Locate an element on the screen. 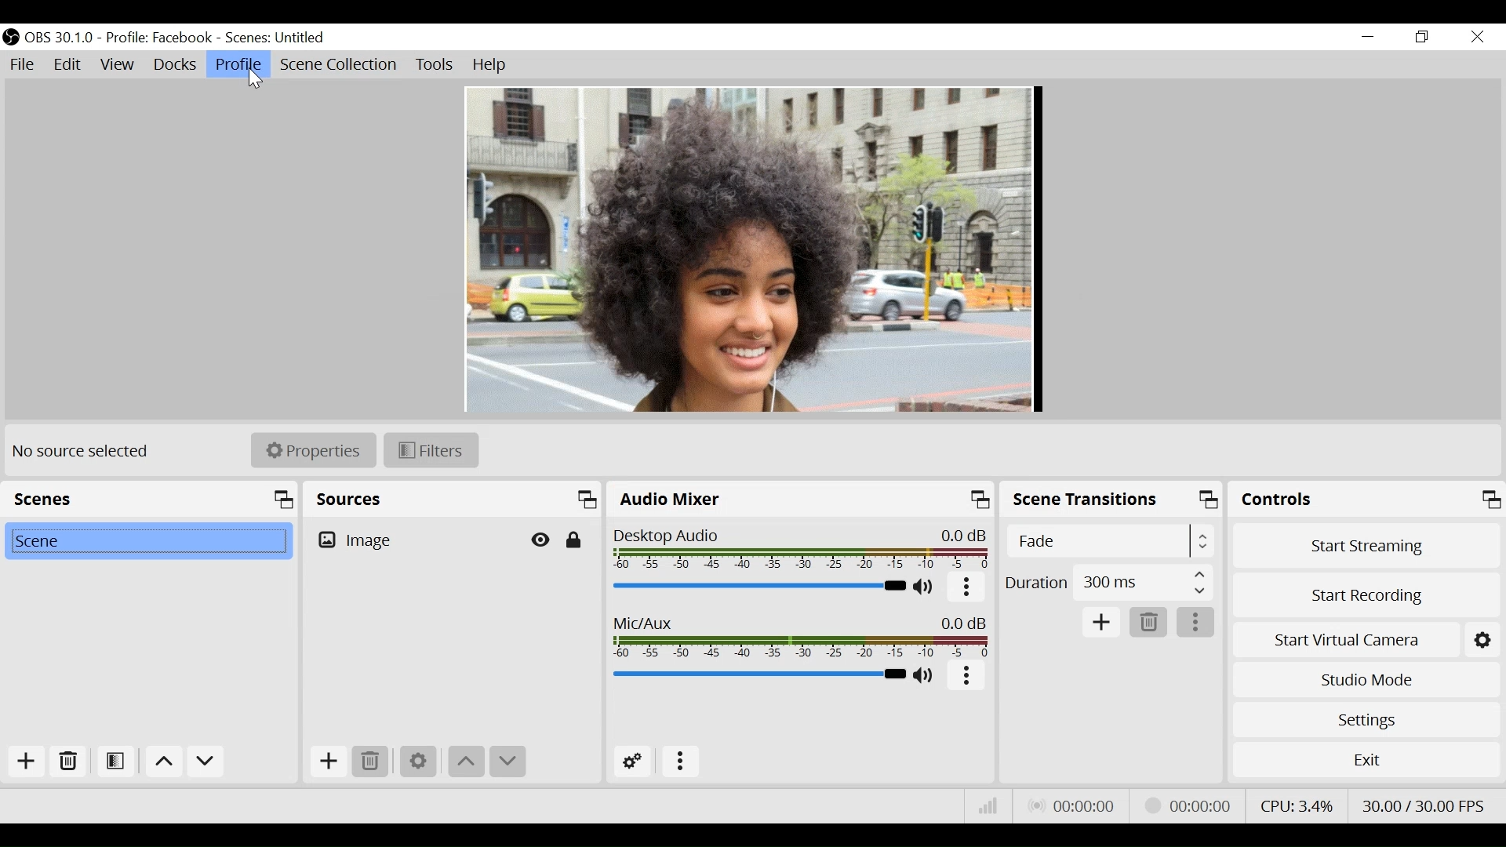 This screenshot has width=1506, height=847. Docks is located at coordinates (175, 65).